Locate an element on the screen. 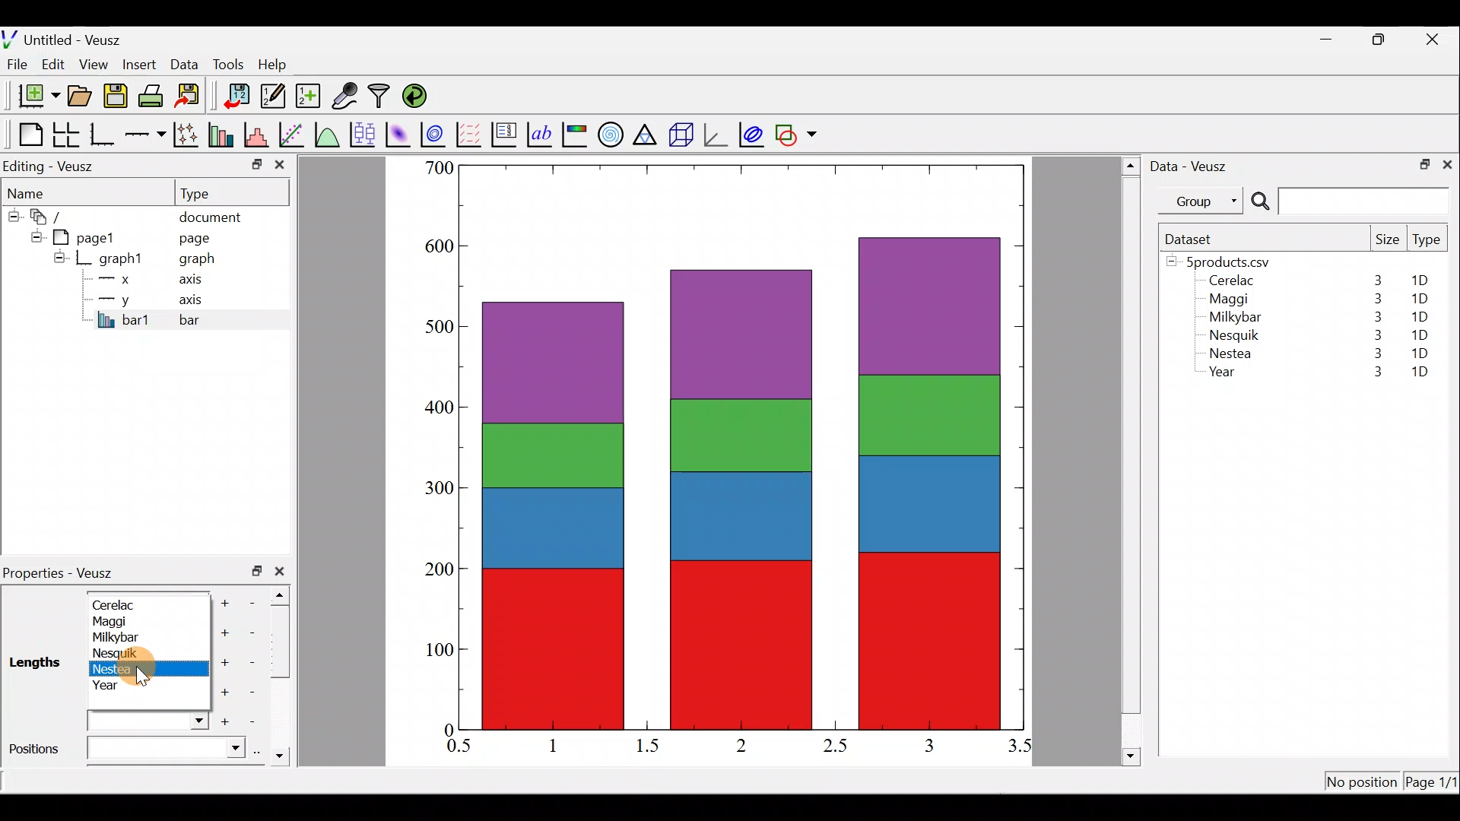 The height and width of the screenshot is (821, 1460). Nesquik is located at coordinates (1232, 335).